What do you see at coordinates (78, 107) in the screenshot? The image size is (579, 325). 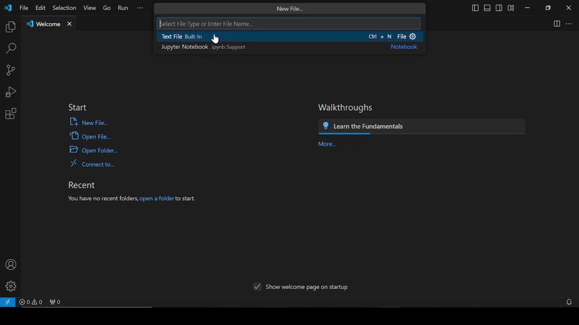 I see `start` at bounding box center [78, 107].